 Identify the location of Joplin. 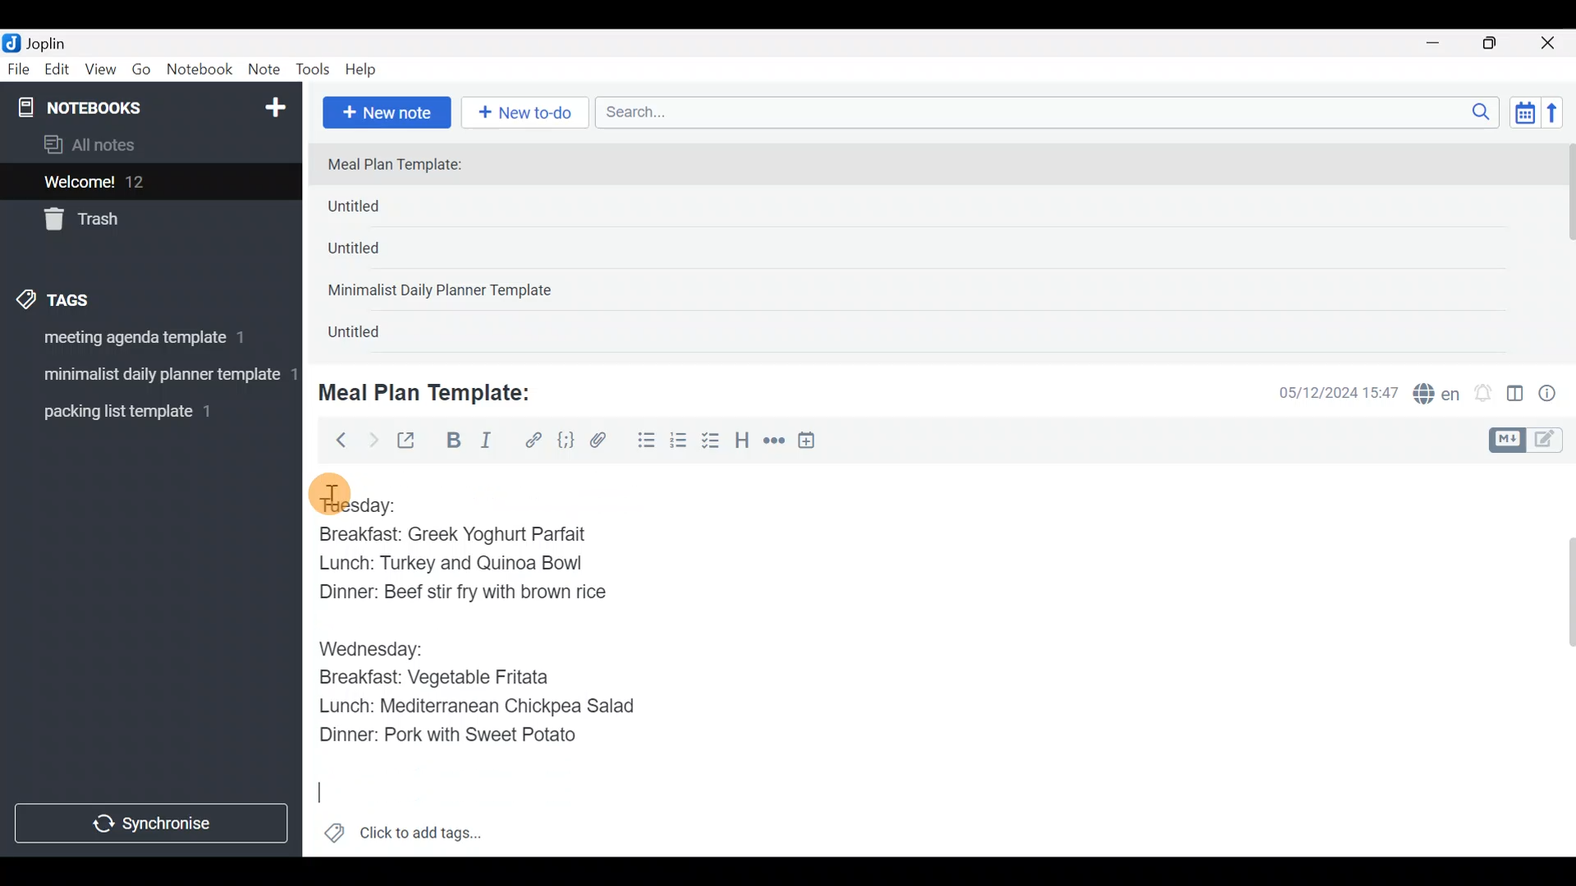
(57, 41).